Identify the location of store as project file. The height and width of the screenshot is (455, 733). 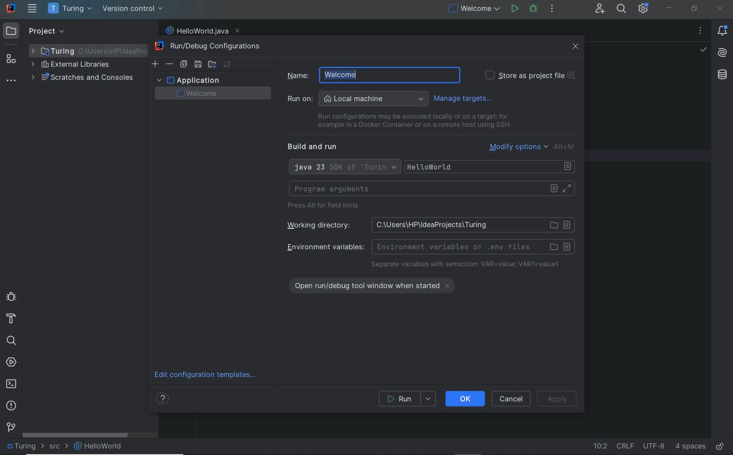
(530, 75).